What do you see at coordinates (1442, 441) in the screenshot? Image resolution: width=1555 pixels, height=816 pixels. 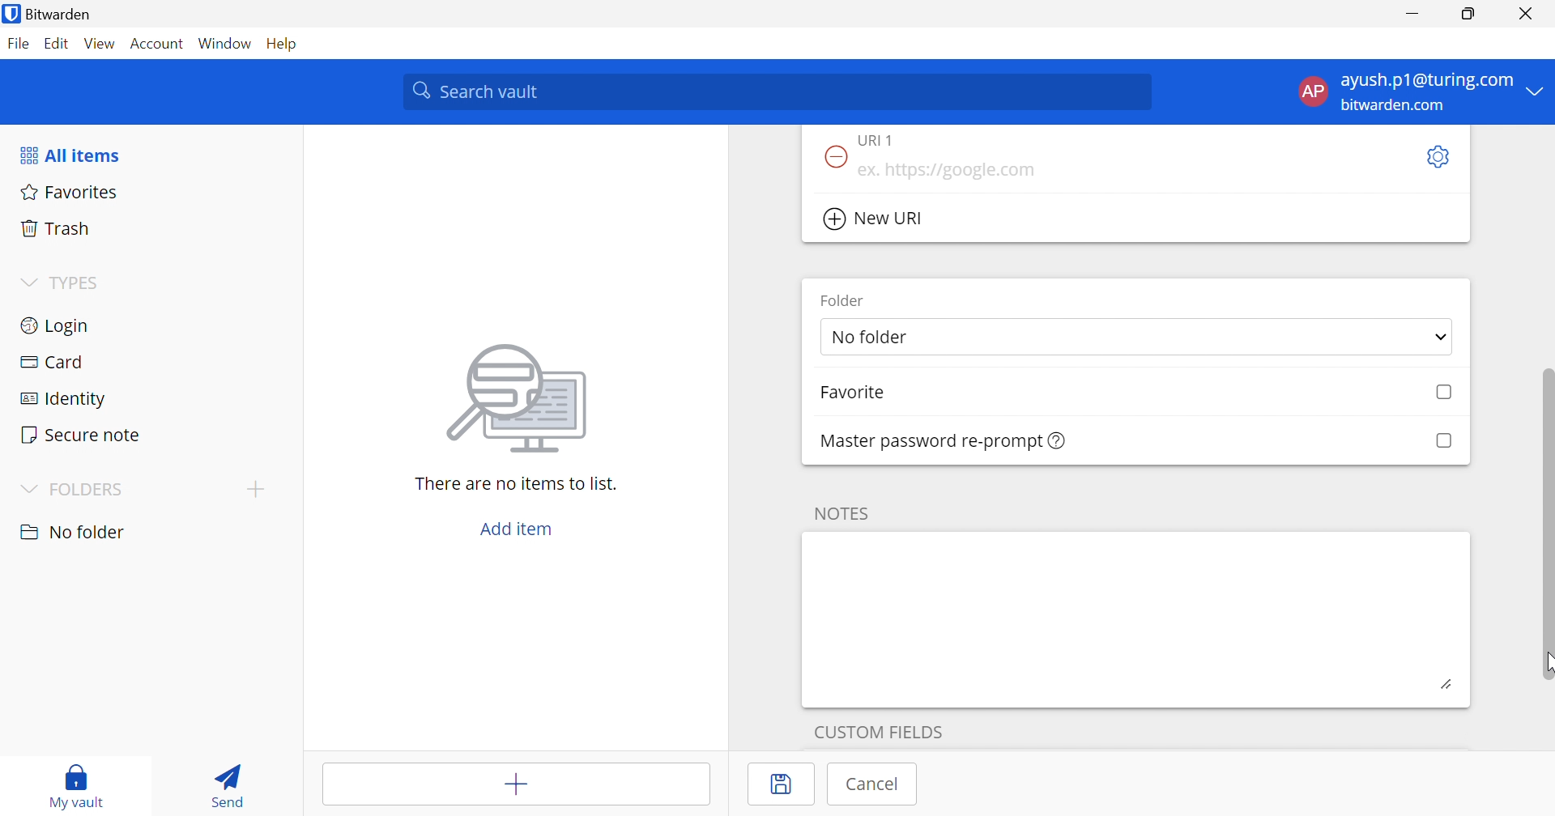 I see `Checkbox` at bounding box center [1442, 441].